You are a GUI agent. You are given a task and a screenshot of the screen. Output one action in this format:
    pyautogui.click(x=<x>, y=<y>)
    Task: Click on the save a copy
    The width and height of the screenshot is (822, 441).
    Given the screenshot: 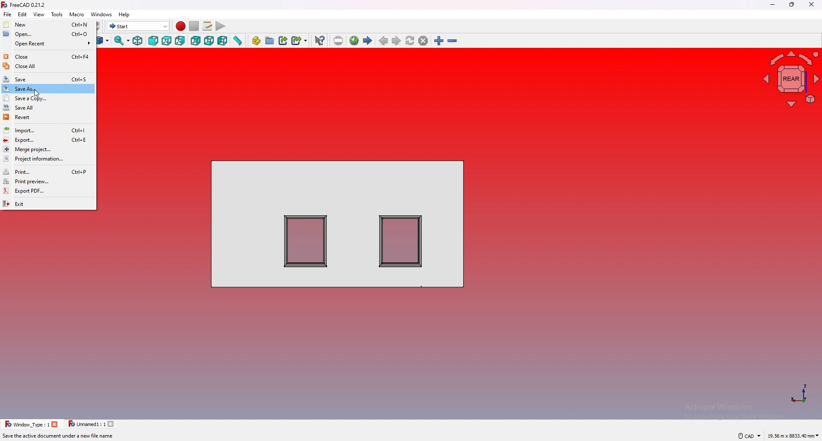 What is the action you would take?
    pyautogui.click(x=48, y=98)
    